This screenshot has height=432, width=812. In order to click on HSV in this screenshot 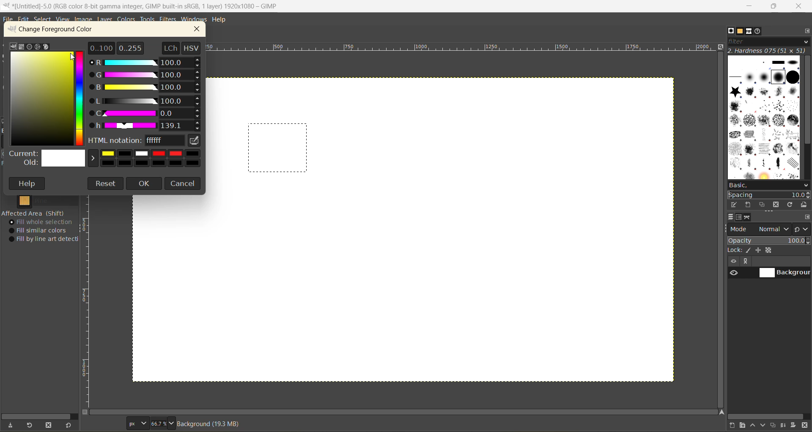, I will do `click(192, 47)`.